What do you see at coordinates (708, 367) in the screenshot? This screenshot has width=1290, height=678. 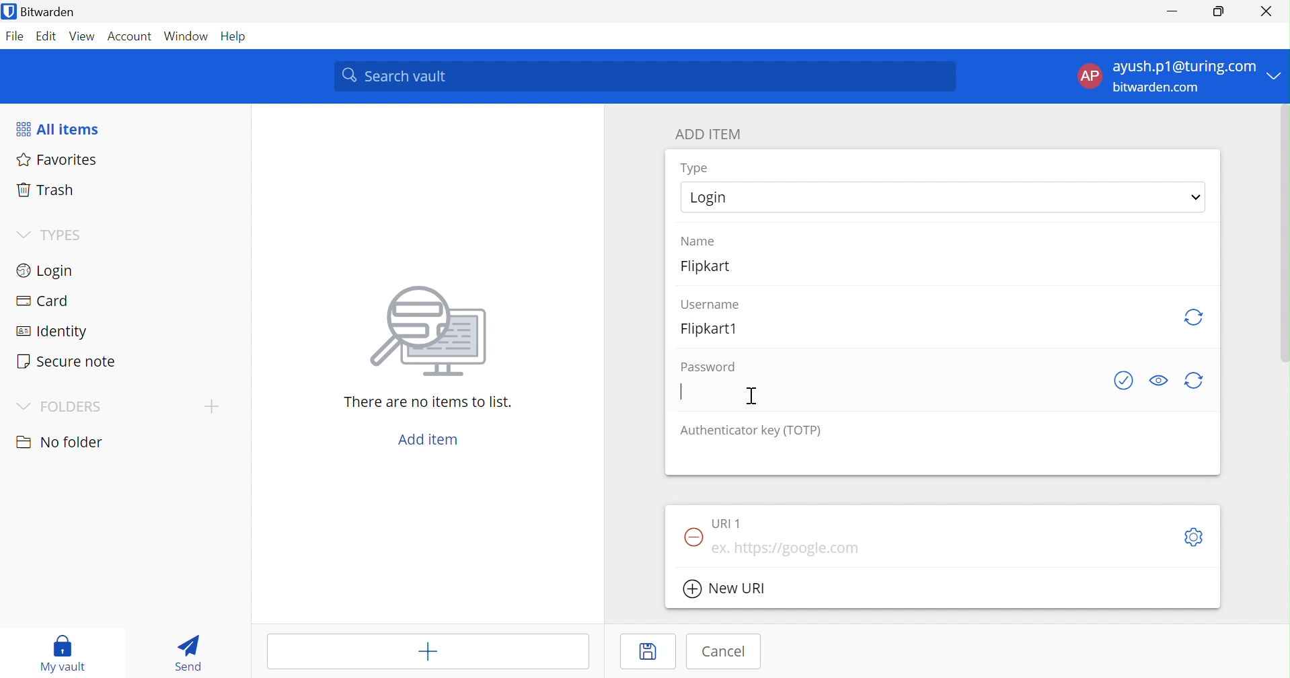 I see `Password` at bounding box center [708, 367].